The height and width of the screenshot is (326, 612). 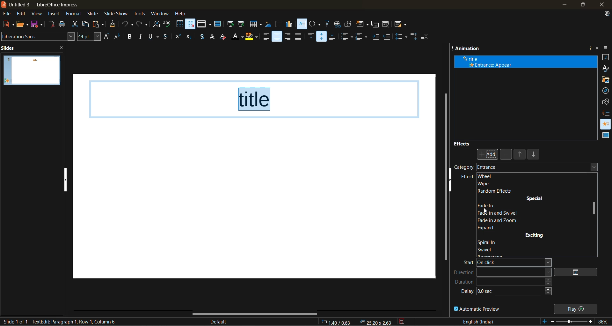 I want to click on special, so click(x=534, y=199).